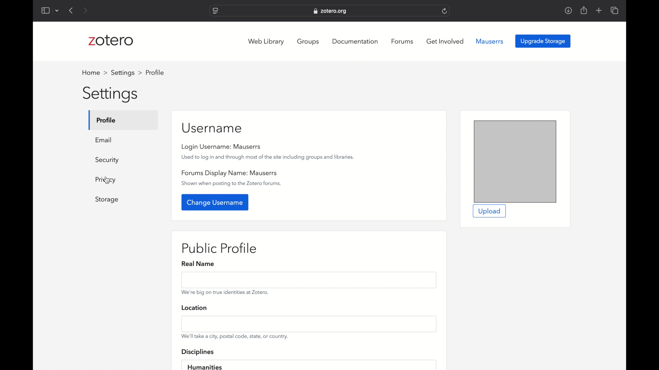 Image resolution: width=659 pixels, height=370 pixels. What do you see at coordinates (111, 95) in the screenshot?
I see `settings` at bounding box center [111, 95].